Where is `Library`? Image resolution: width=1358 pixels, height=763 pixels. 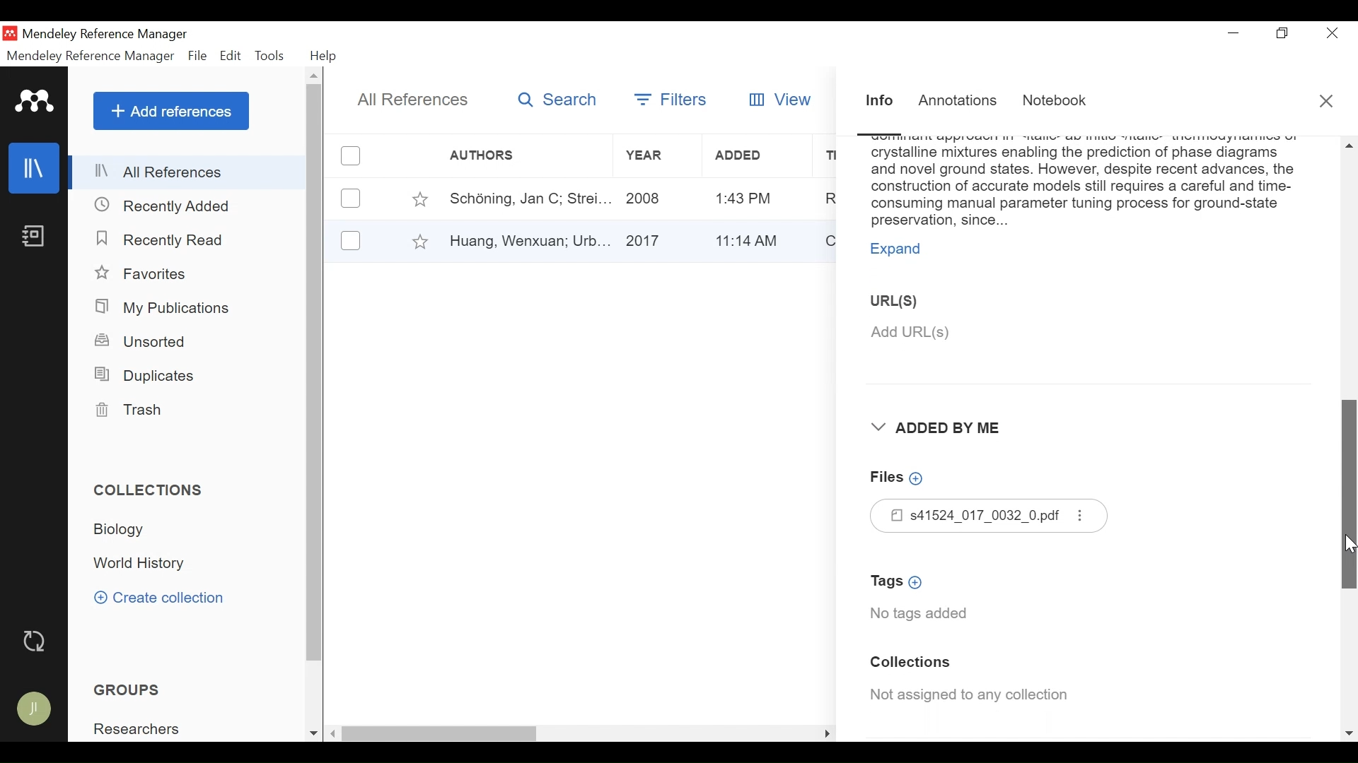 Library is located at coordinates (35, 167).